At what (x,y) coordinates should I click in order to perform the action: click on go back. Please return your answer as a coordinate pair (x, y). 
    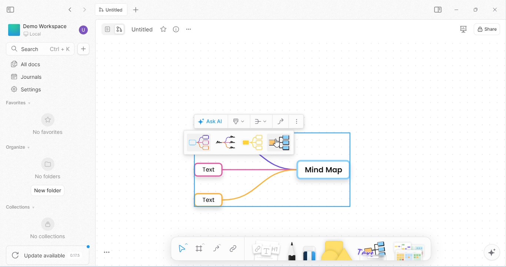
    Looking at the image, I should click on (71, 10).